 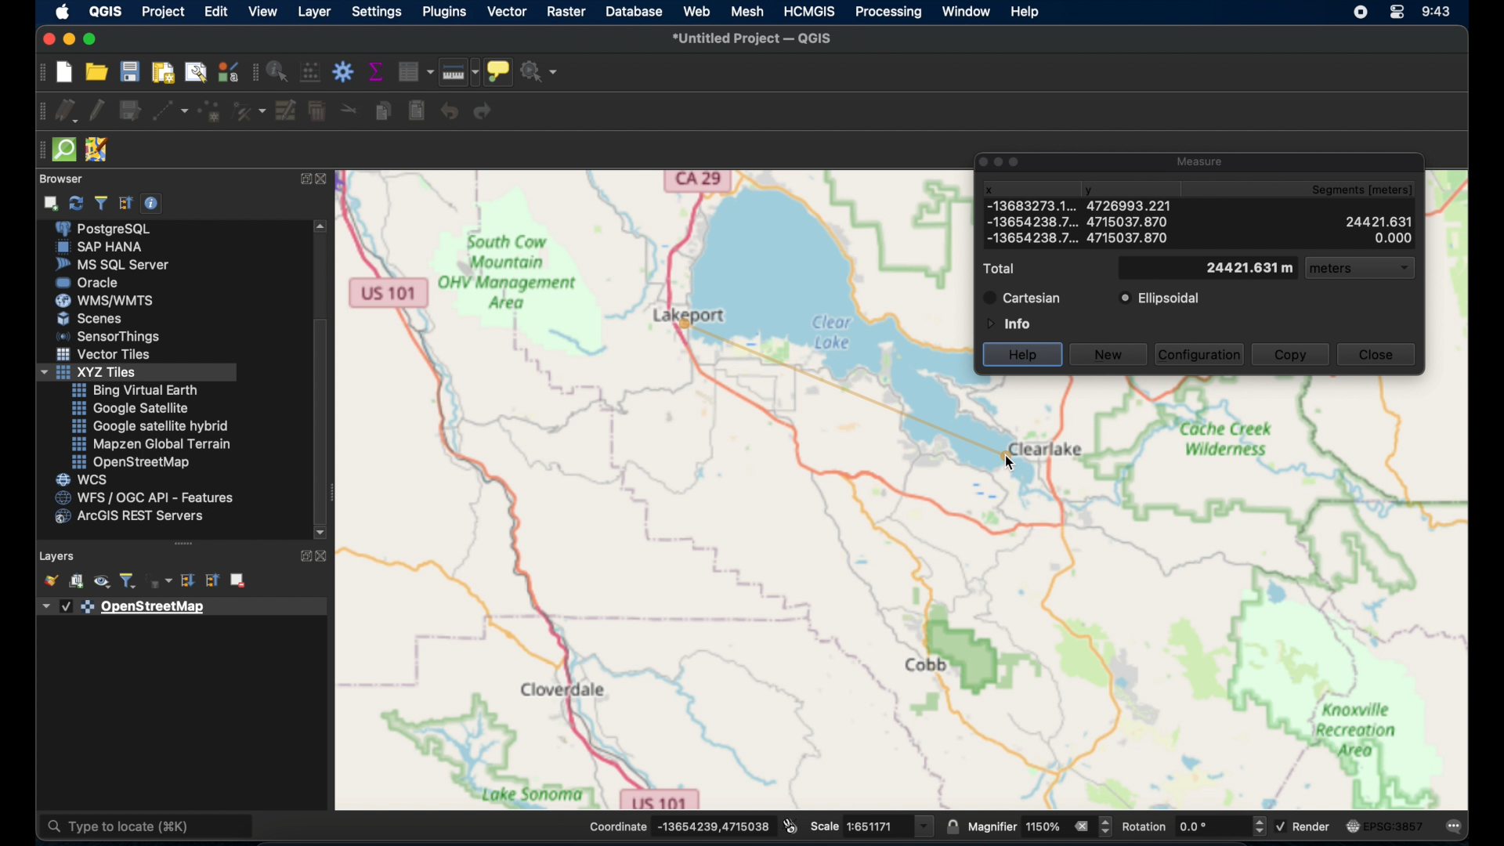 I want to click on 24421.631m, so click(x=1249, y=269).